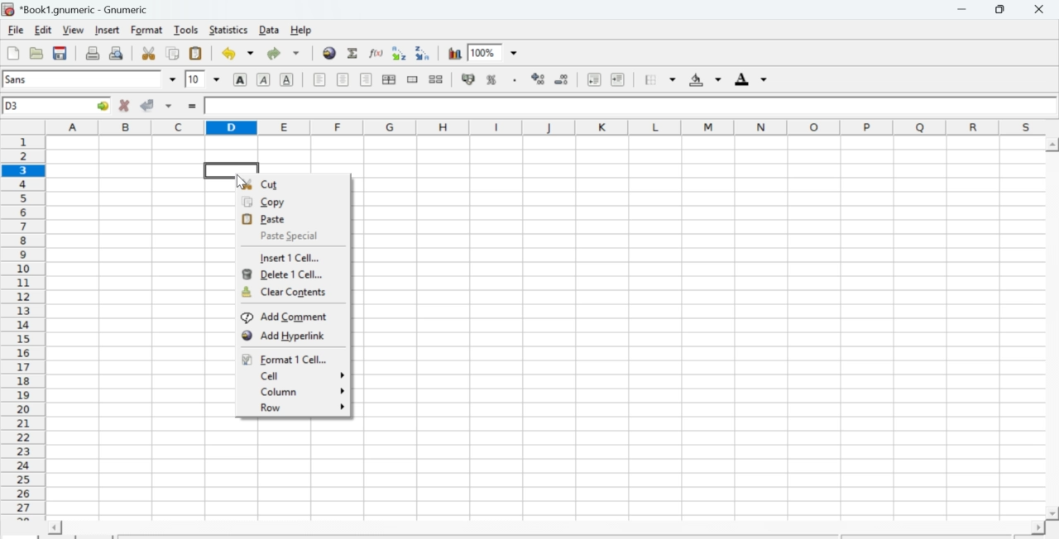  I want to click on scroll right, so click(1037, 527).